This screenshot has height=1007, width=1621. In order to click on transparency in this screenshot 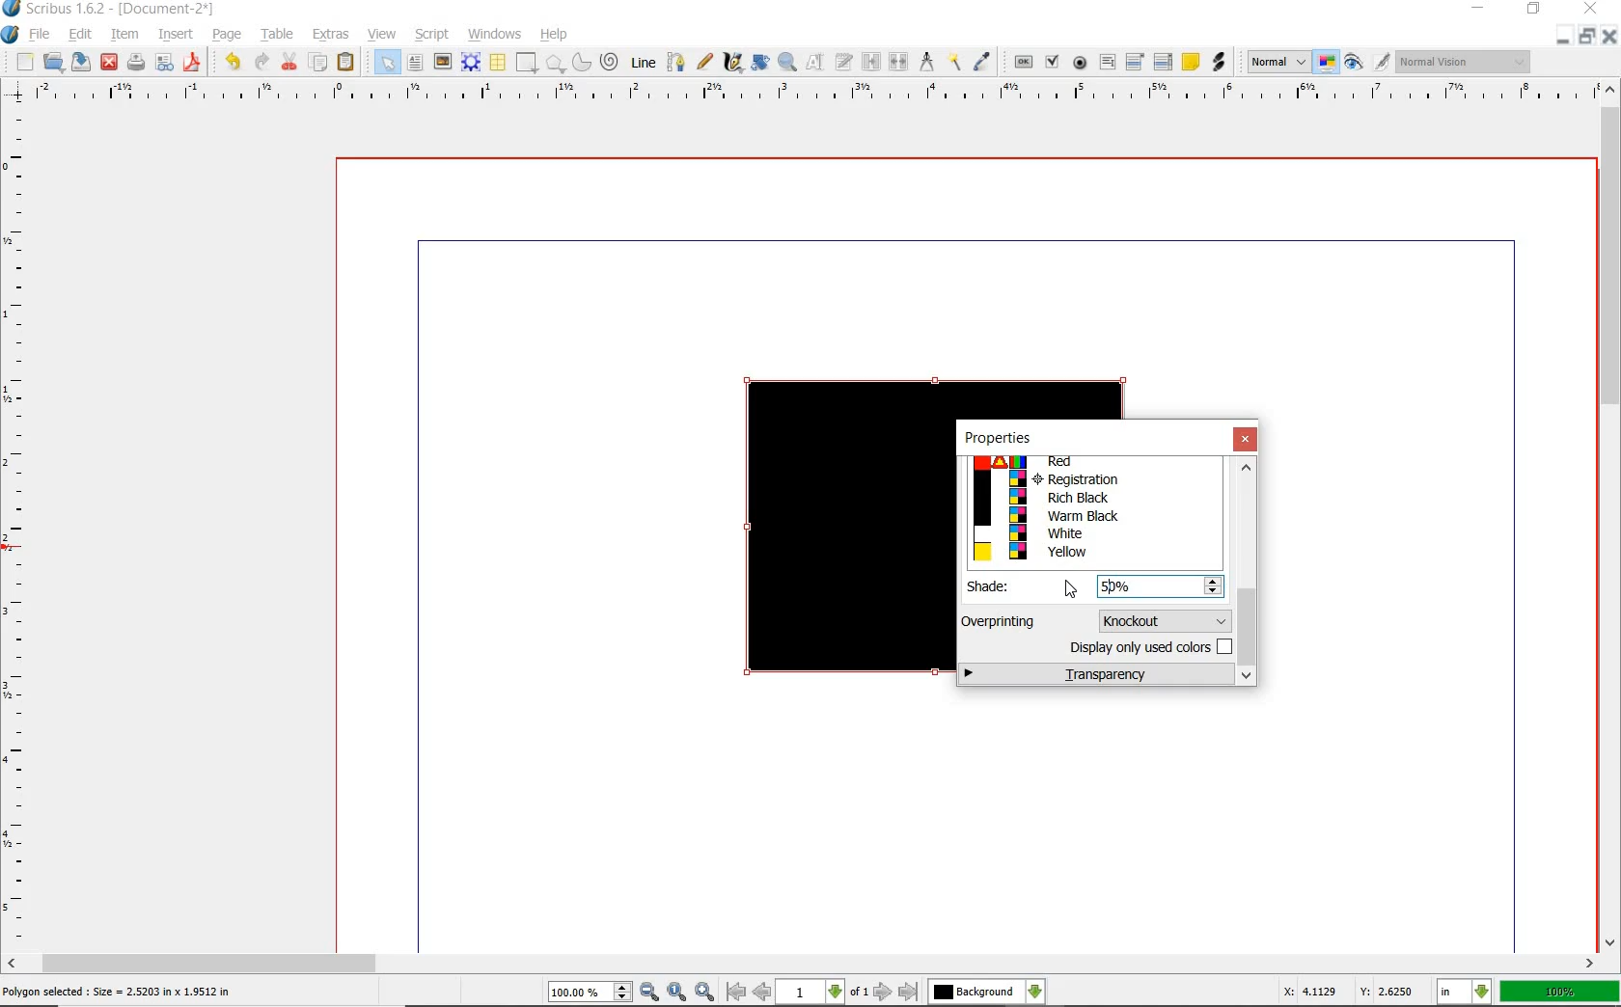, I will do `click(1097, 675)`.